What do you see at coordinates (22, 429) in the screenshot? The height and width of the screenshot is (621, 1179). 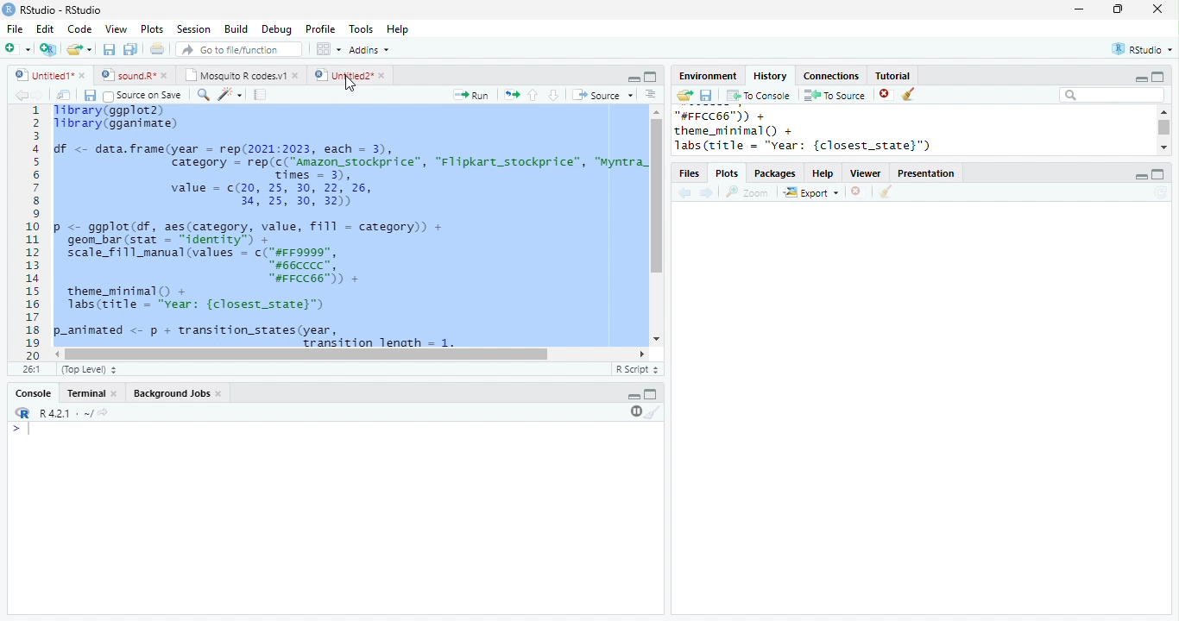 I see `start typing` at bounding box center [22, 429].